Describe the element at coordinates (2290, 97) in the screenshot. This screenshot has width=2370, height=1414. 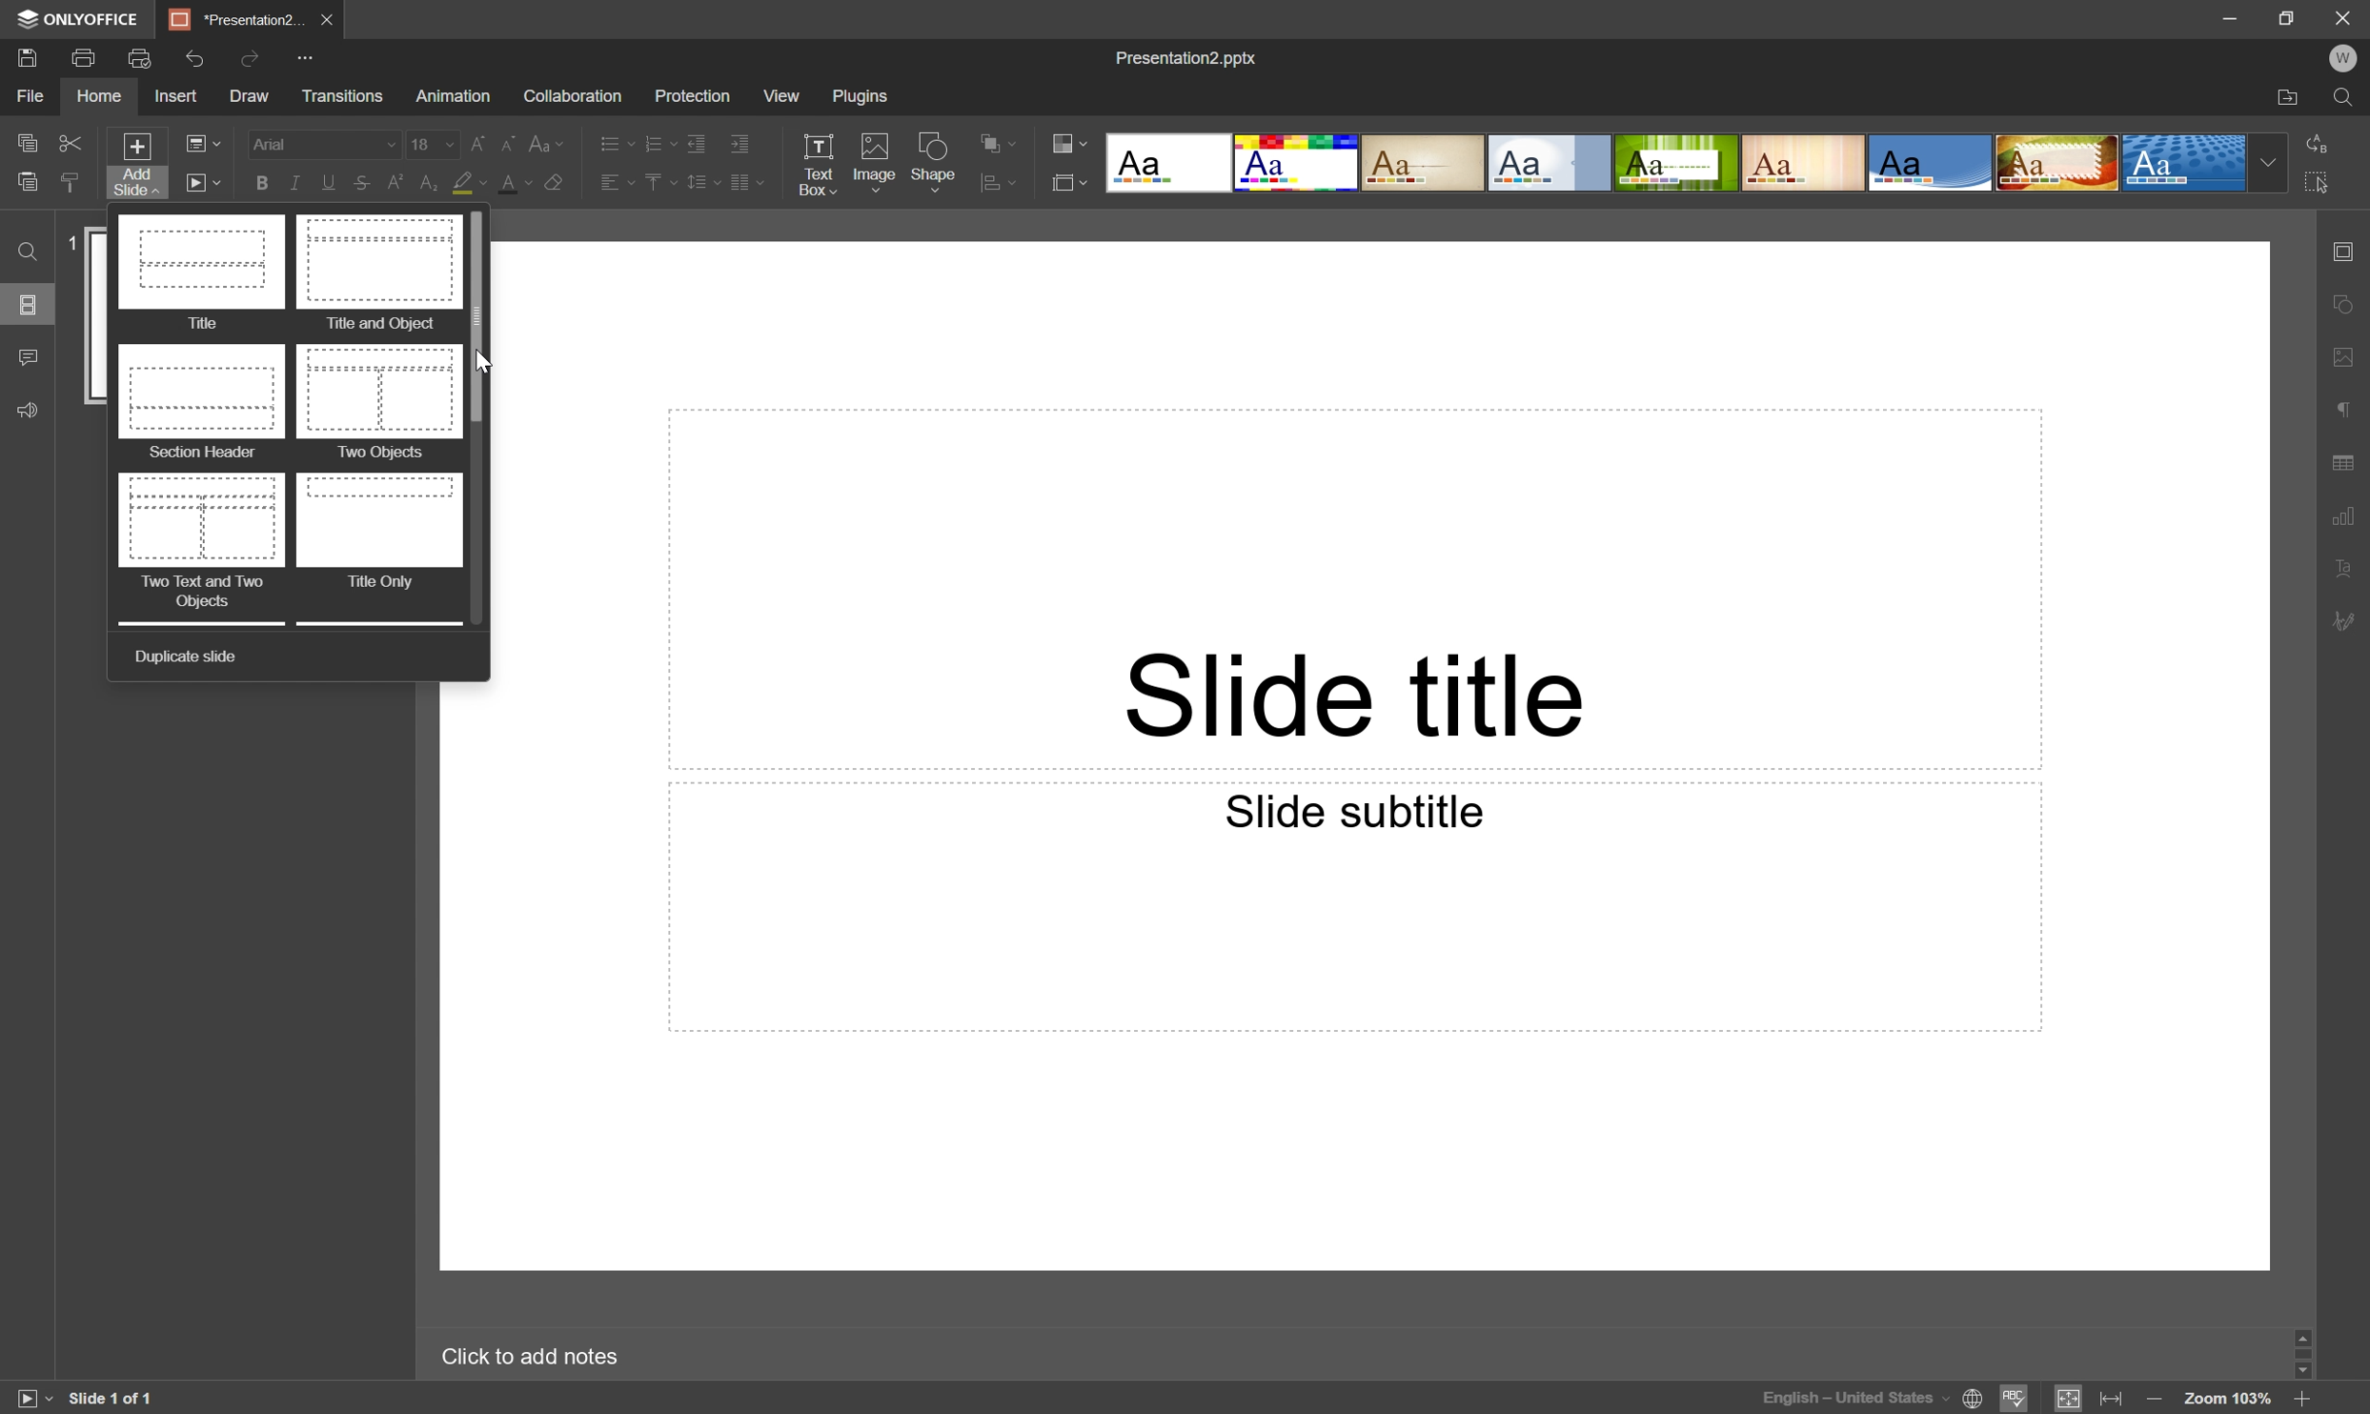
I see `Open file location` at that location.